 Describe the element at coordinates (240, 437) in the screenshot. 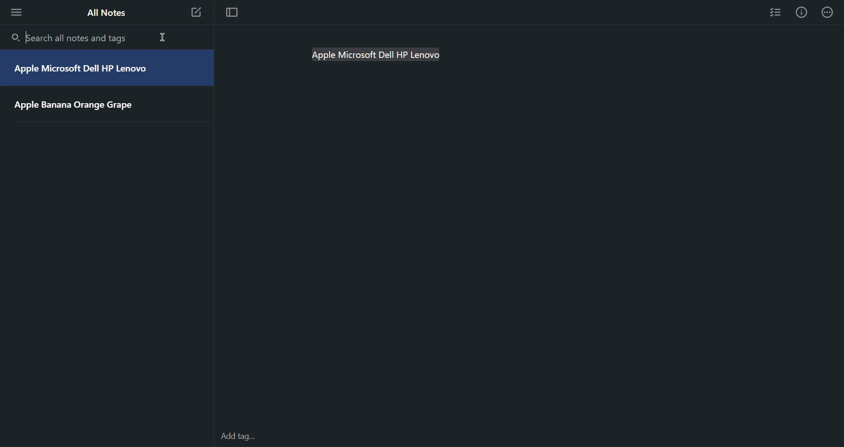

I see `Add tags` at that location.